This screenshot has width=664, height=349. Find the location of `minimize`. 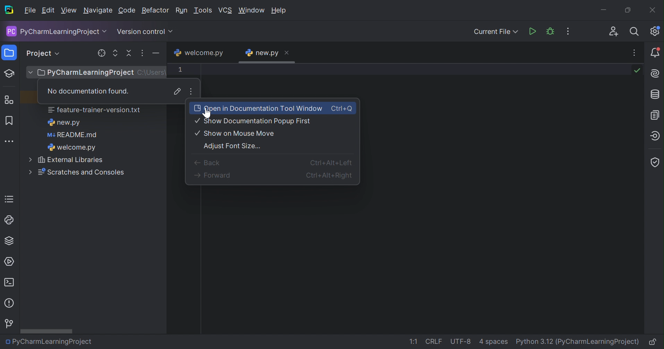

minimize is located at coordinates (157, 54).